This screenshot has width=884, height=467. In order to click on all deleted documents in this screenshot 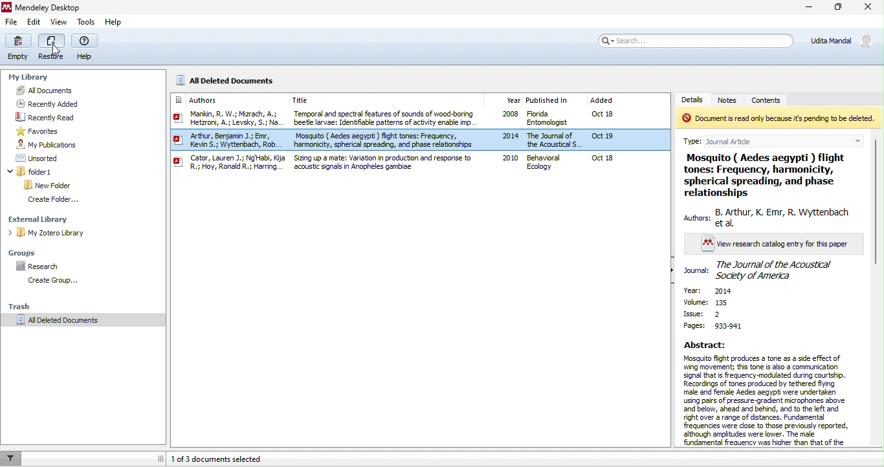, I will do `click(72, 323)`.